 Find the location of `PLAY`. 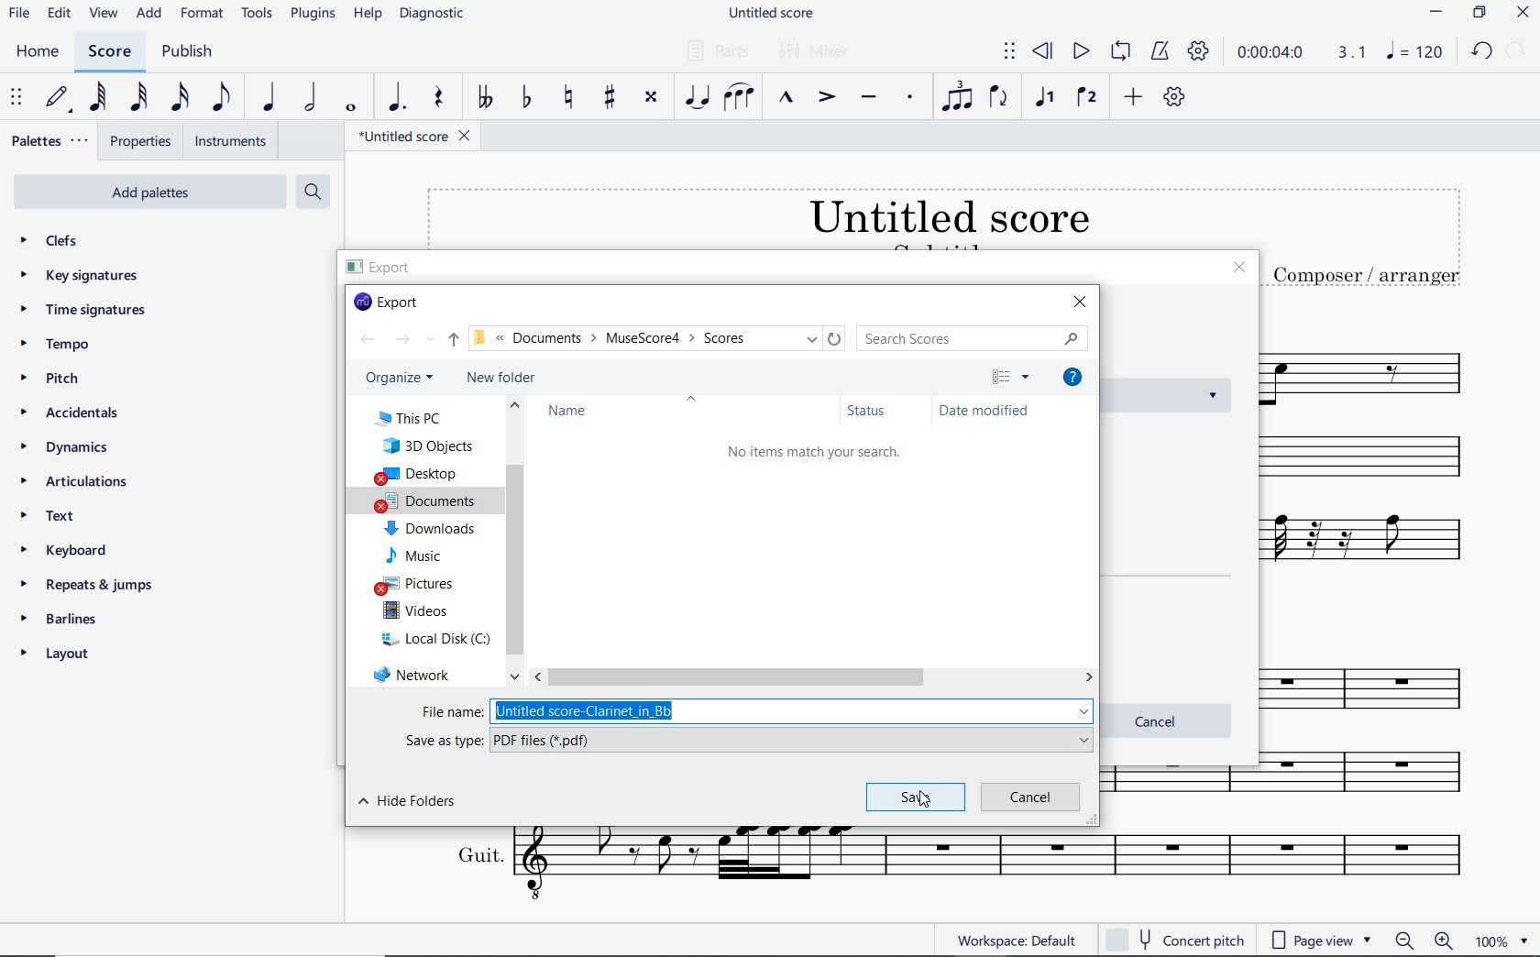

PLAY is located at coordinates (1079, 50).